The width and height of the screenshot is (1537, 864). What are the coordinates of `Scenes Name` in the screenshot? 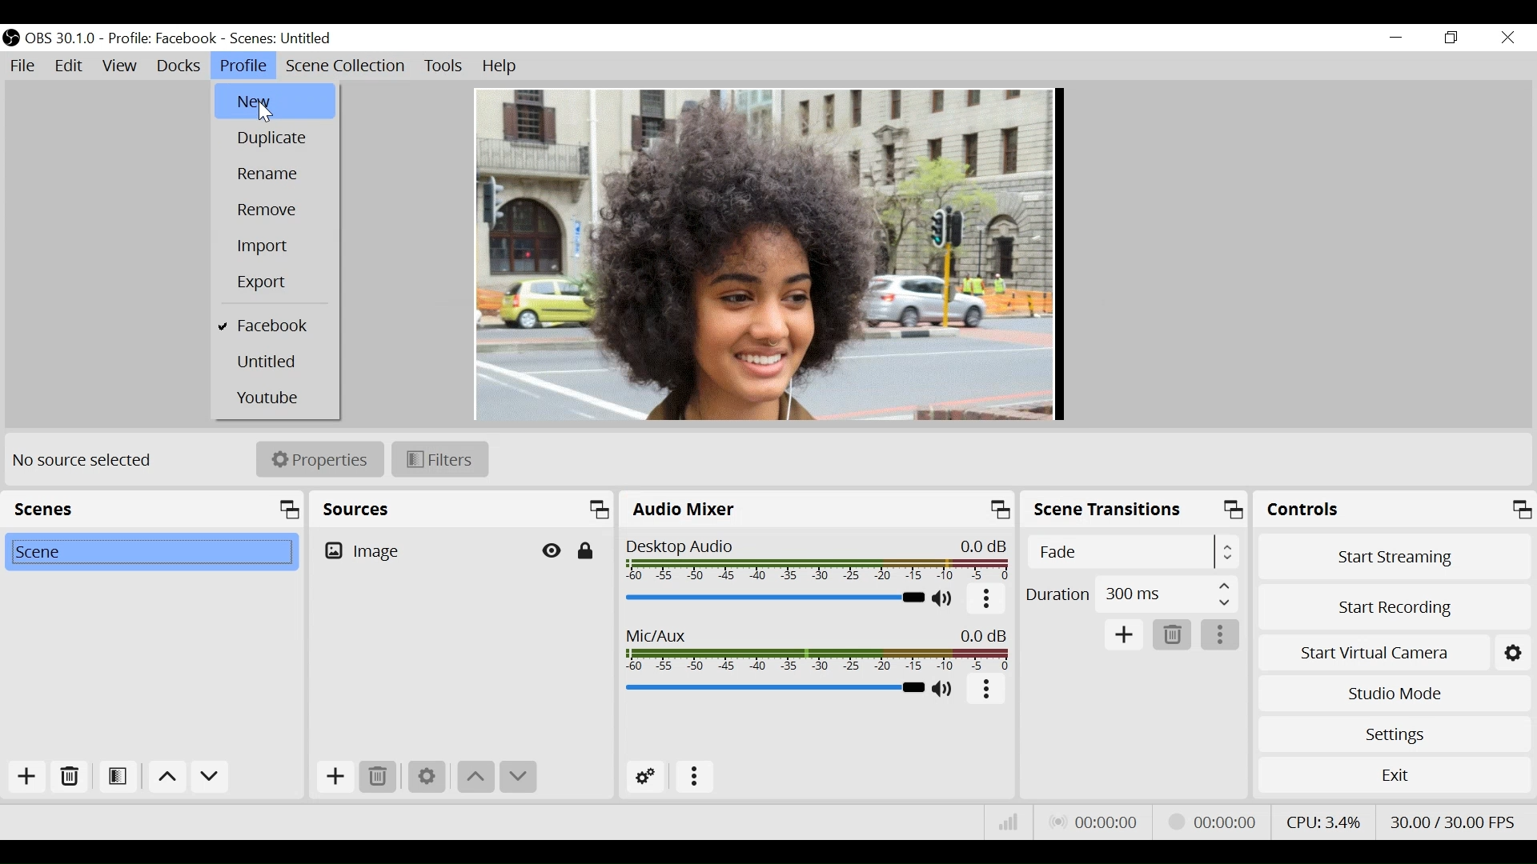 It's located at (291, 38).